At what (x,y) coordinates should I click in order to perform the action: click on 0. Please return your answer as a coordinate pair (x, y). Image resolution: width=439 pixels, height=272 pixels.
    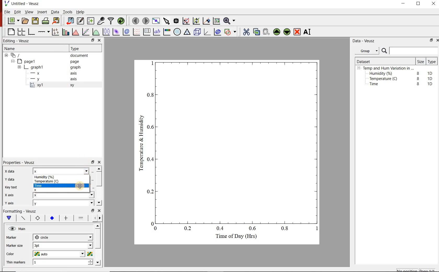
    Looking at the image, I should click on (151, 223).